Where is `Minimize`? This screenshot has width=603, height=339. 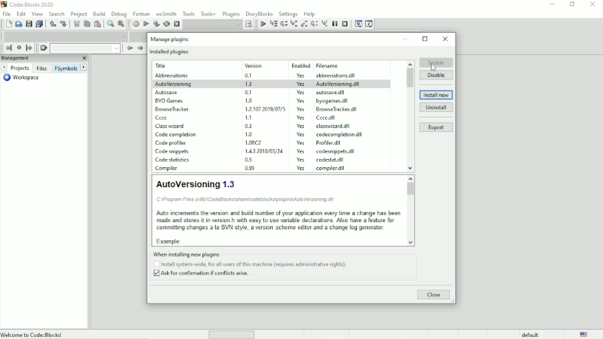 Minimize is located at coordinates (406, 39).